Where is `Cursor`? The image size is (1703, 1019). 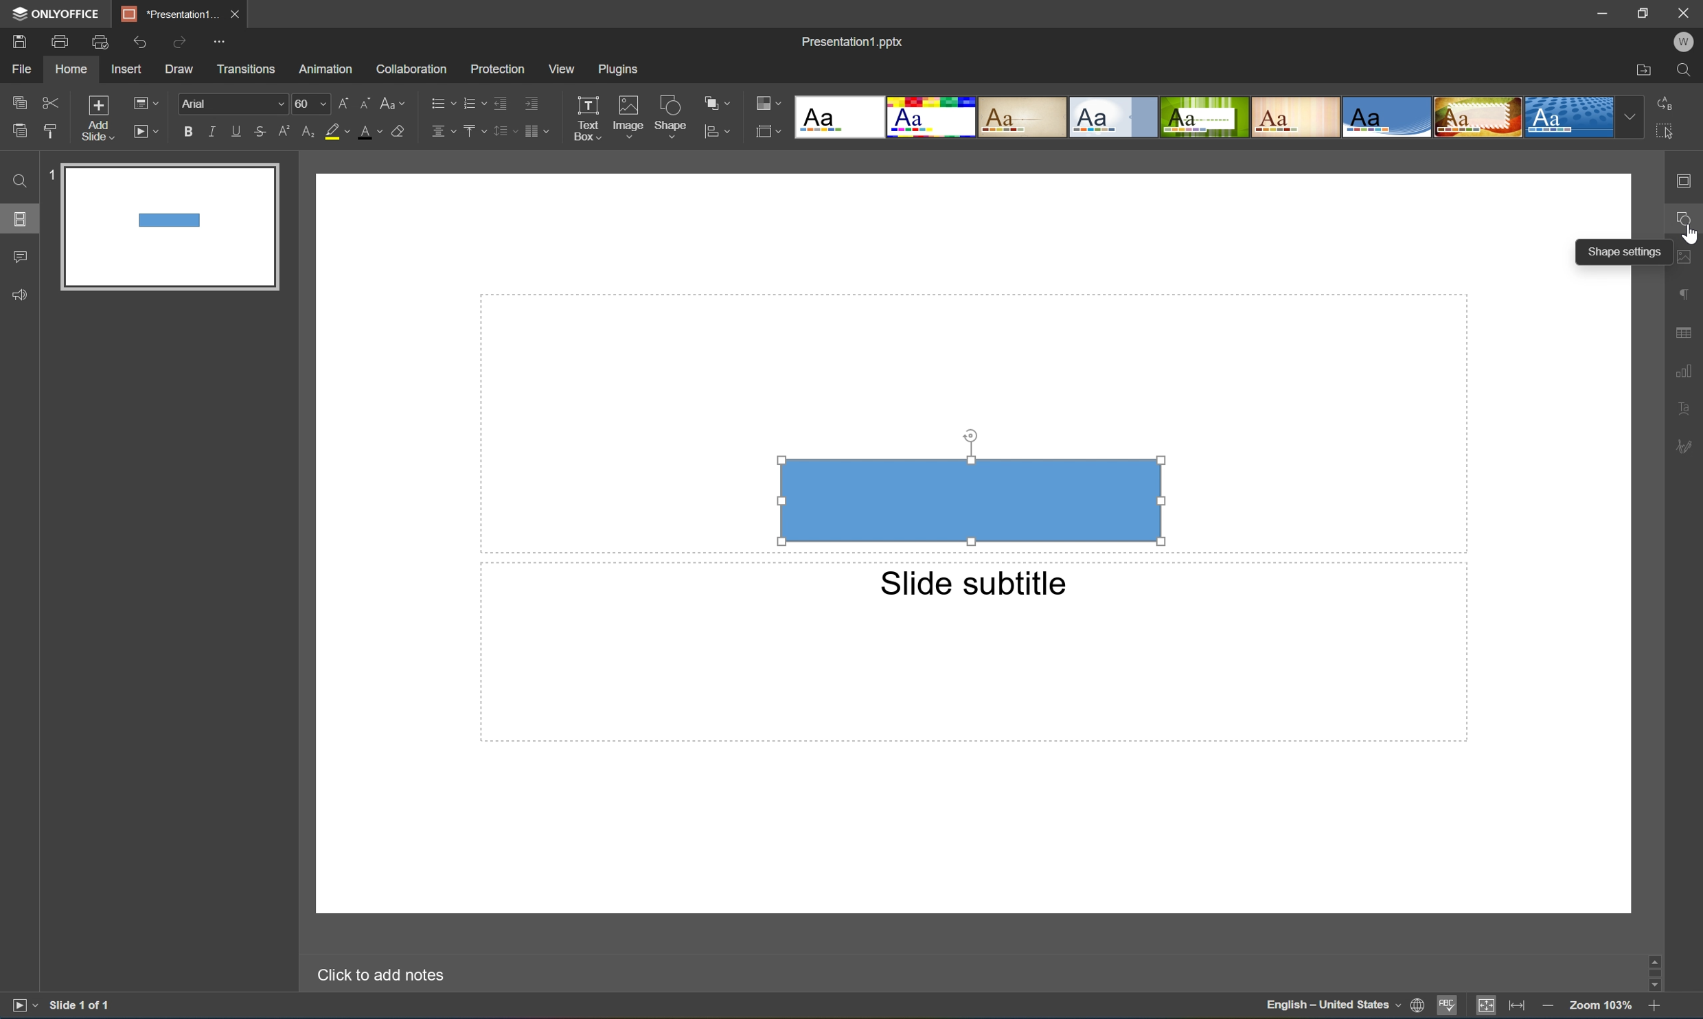 Cursor is located at coordinates (1157, 540).